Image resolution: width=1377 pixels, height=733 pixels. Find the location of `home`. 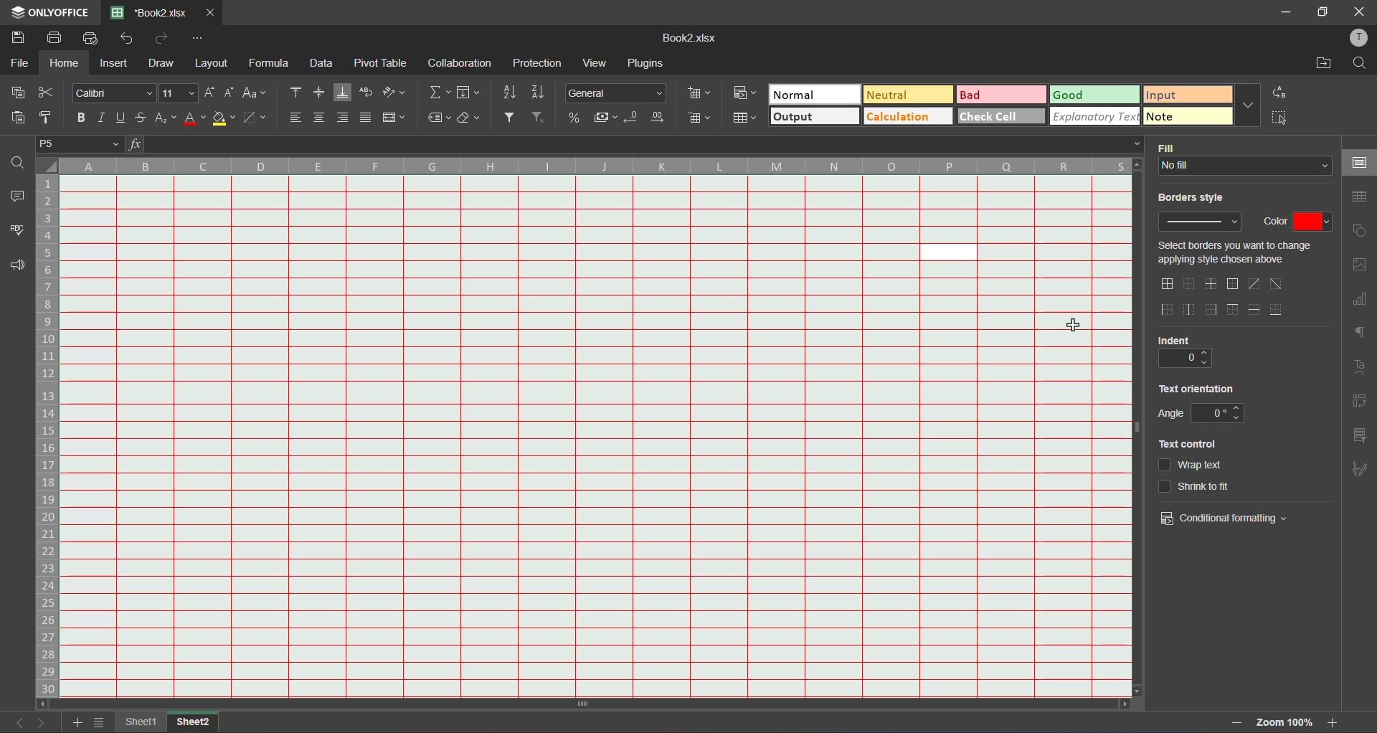

home is located at coordinates (68, 65).